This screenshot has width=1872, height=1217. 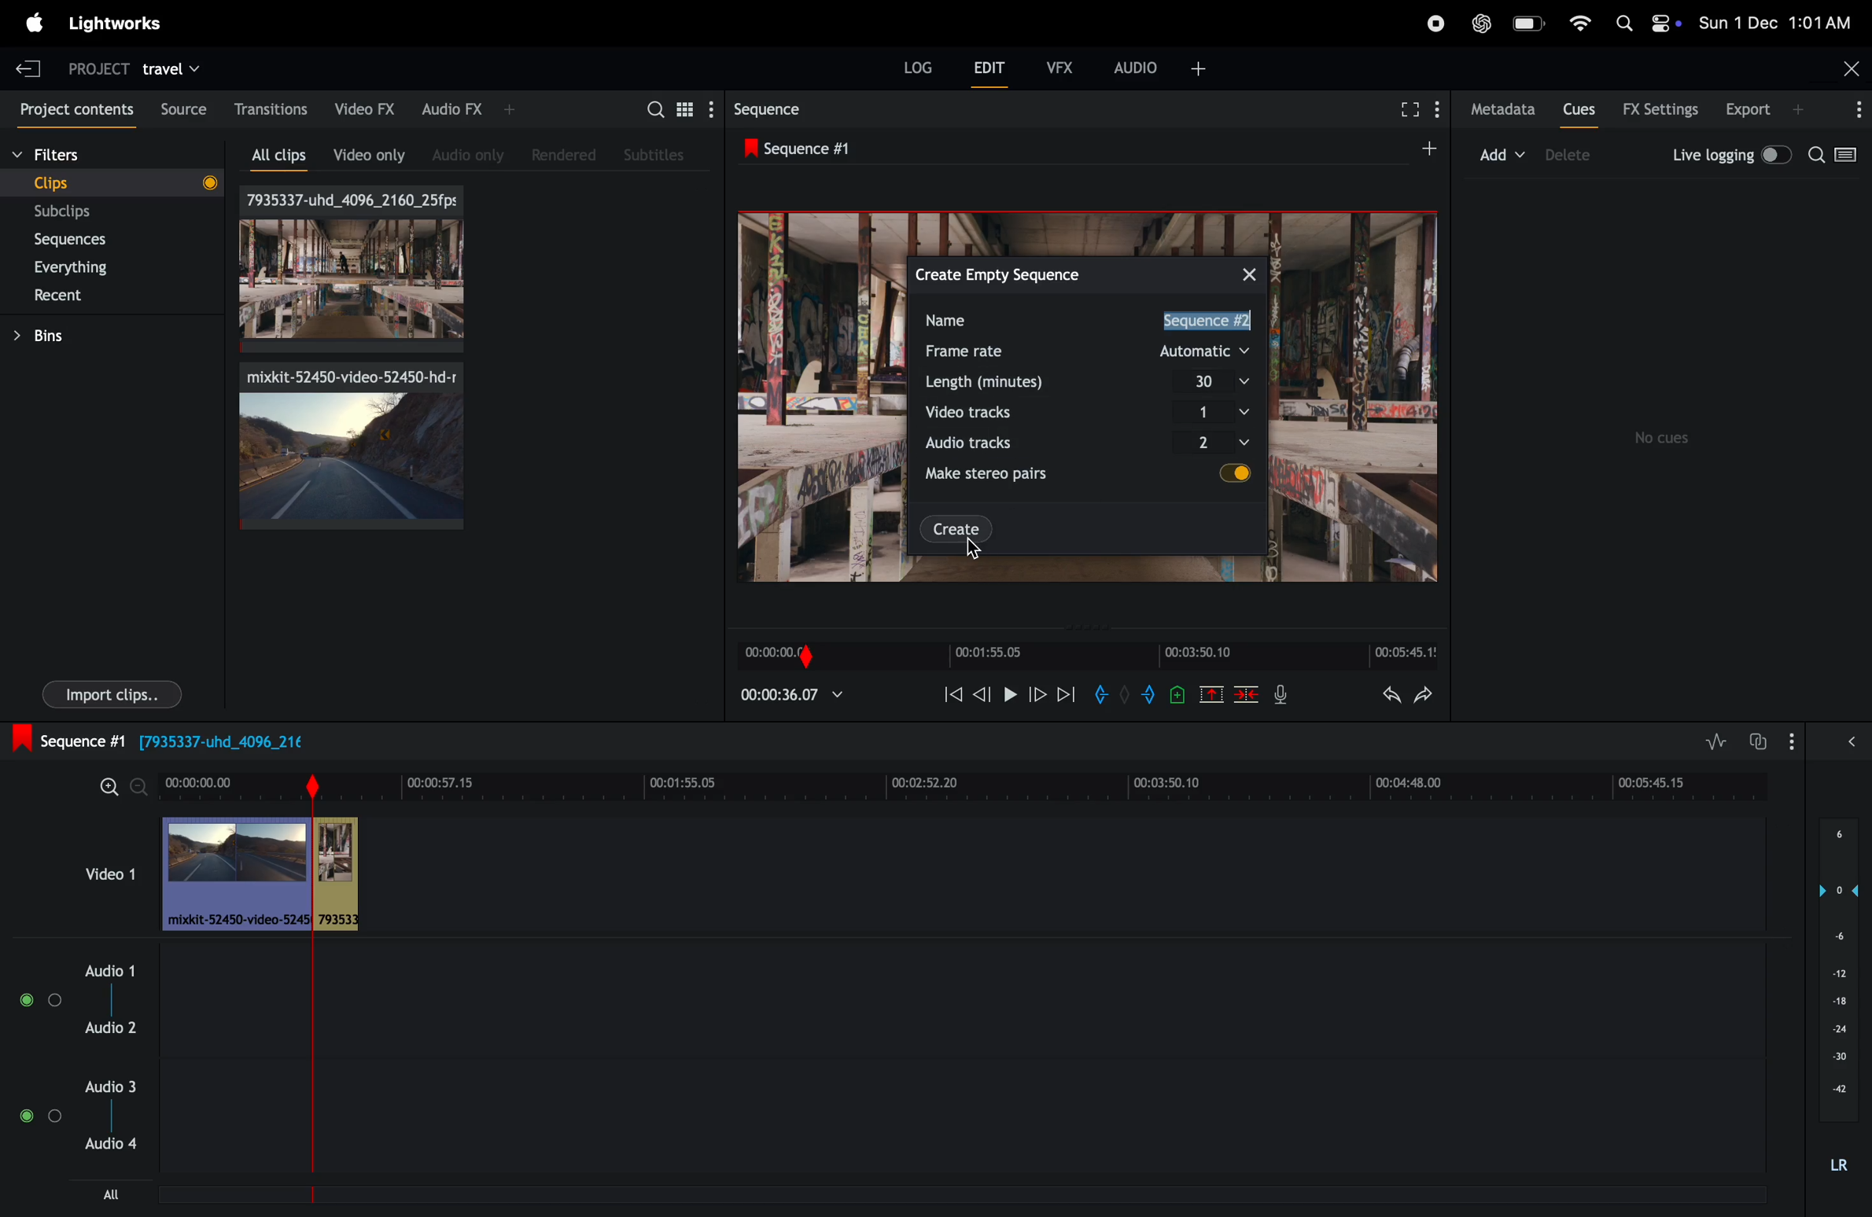 I want to click on add cue to current position, so click(x=1177, y=698).